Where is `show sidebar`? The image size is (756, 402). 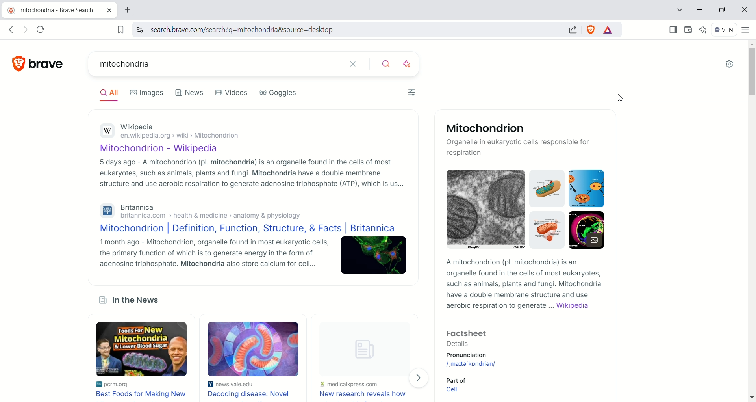 show sidebar is located at coordinates (669, 30).